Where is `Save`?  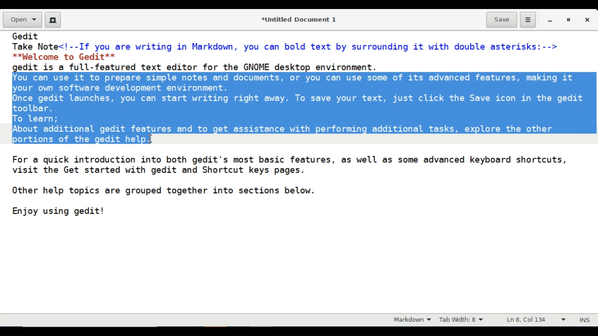 Save is located at coordinates (502, 19).